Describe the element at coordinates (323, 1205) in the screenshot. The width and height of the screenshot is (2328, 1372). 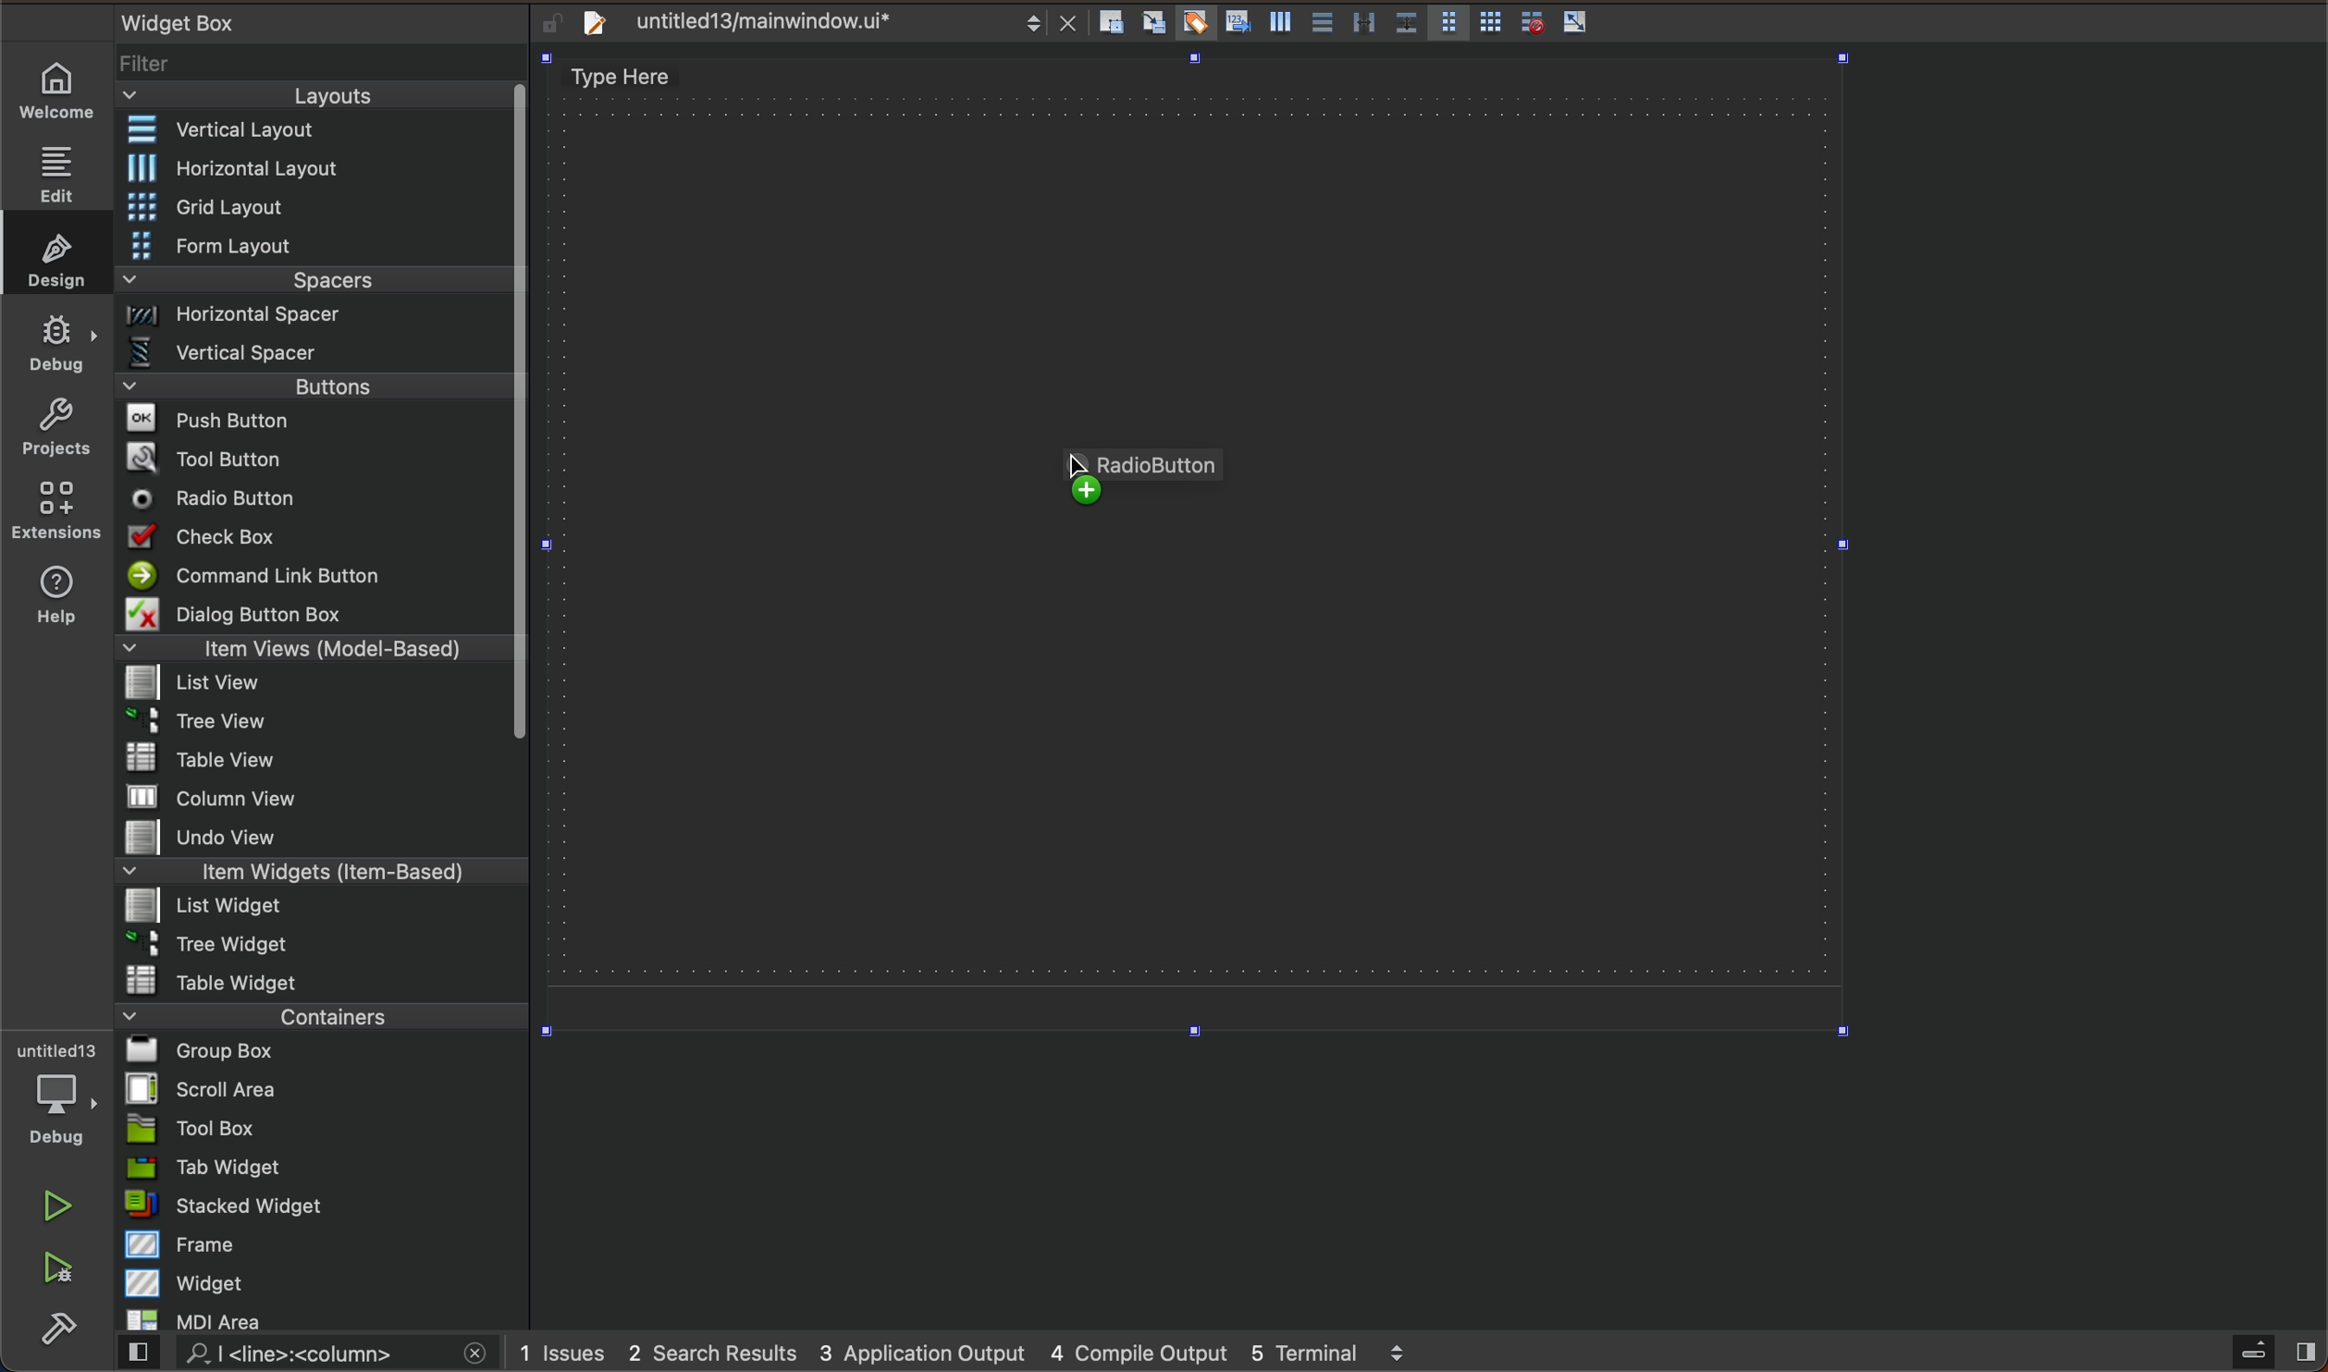
I see `stacked widget` at that location.